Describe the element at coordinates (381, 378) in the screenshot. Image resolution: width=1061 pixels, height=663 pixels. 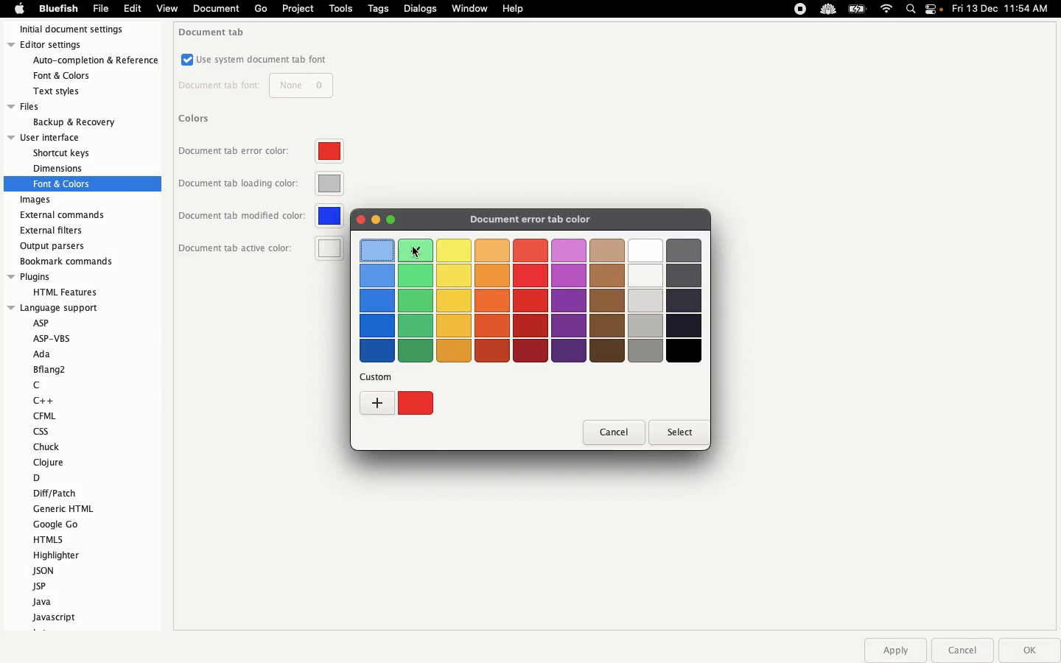
I see `custom` at that location.